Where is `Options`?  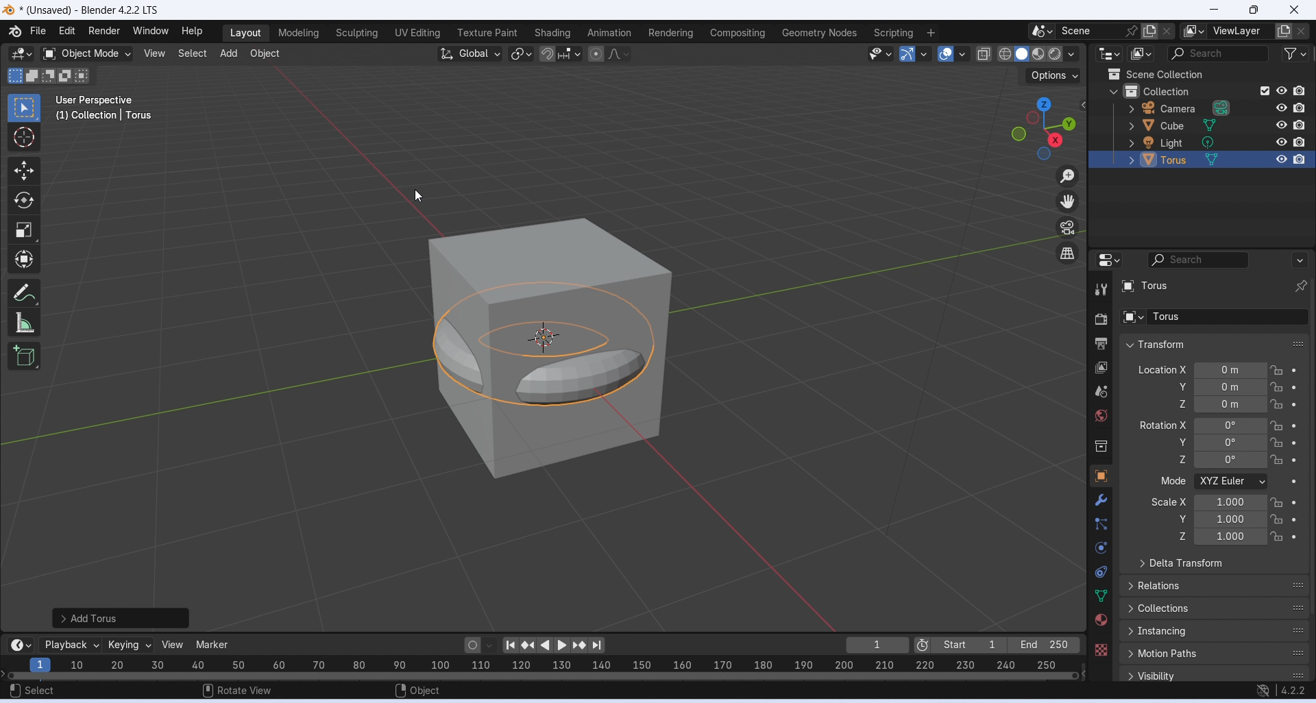 Options is located at coordinates (1051, 75).